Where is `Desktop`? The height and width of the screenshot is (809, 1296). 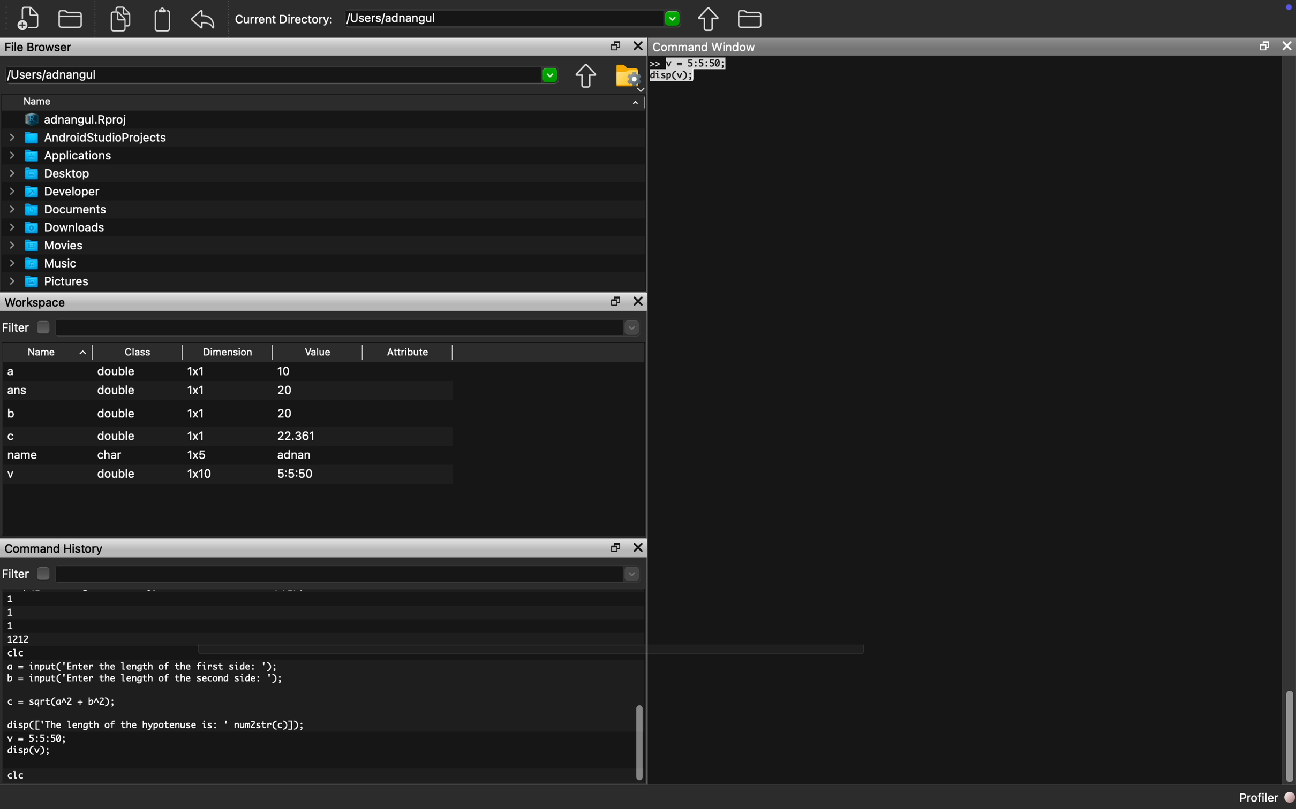 Desktop is located at coordinates (48, 174).